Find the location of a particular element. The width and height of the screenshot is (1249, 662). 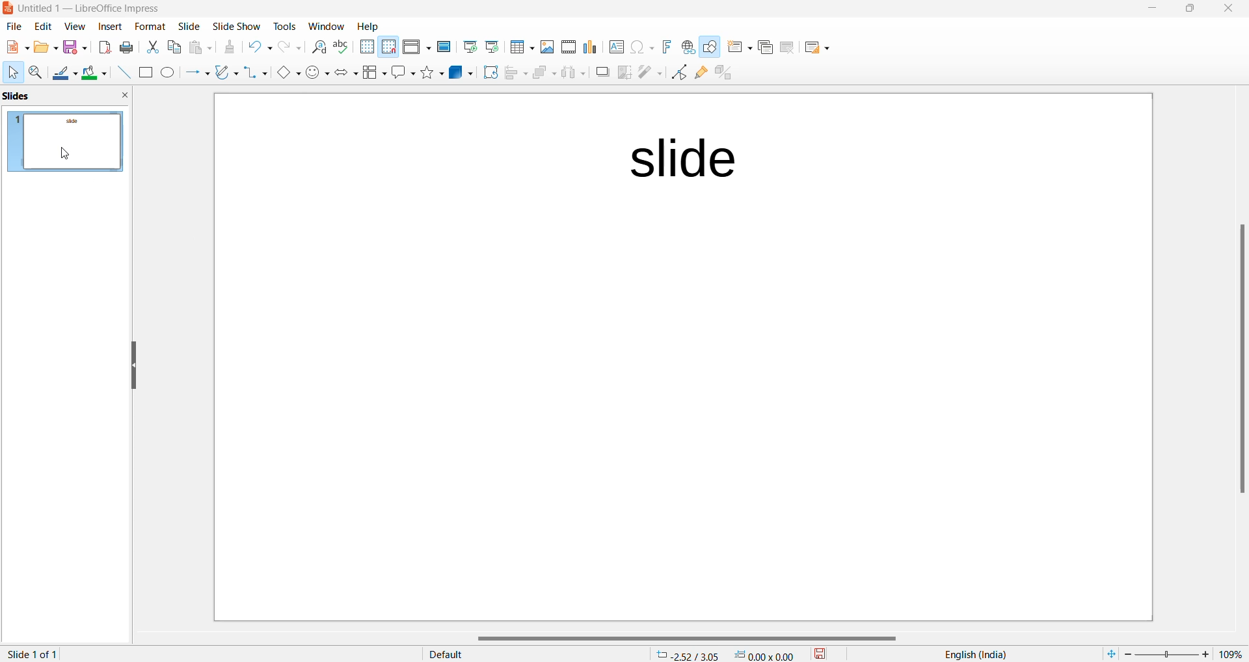

resize is located at coordinates (133, 367).